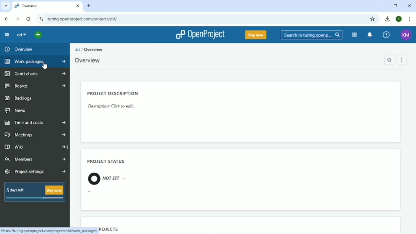 This screenshot has width=416, height=234. I want to click on Restore down, so click(396, 6).